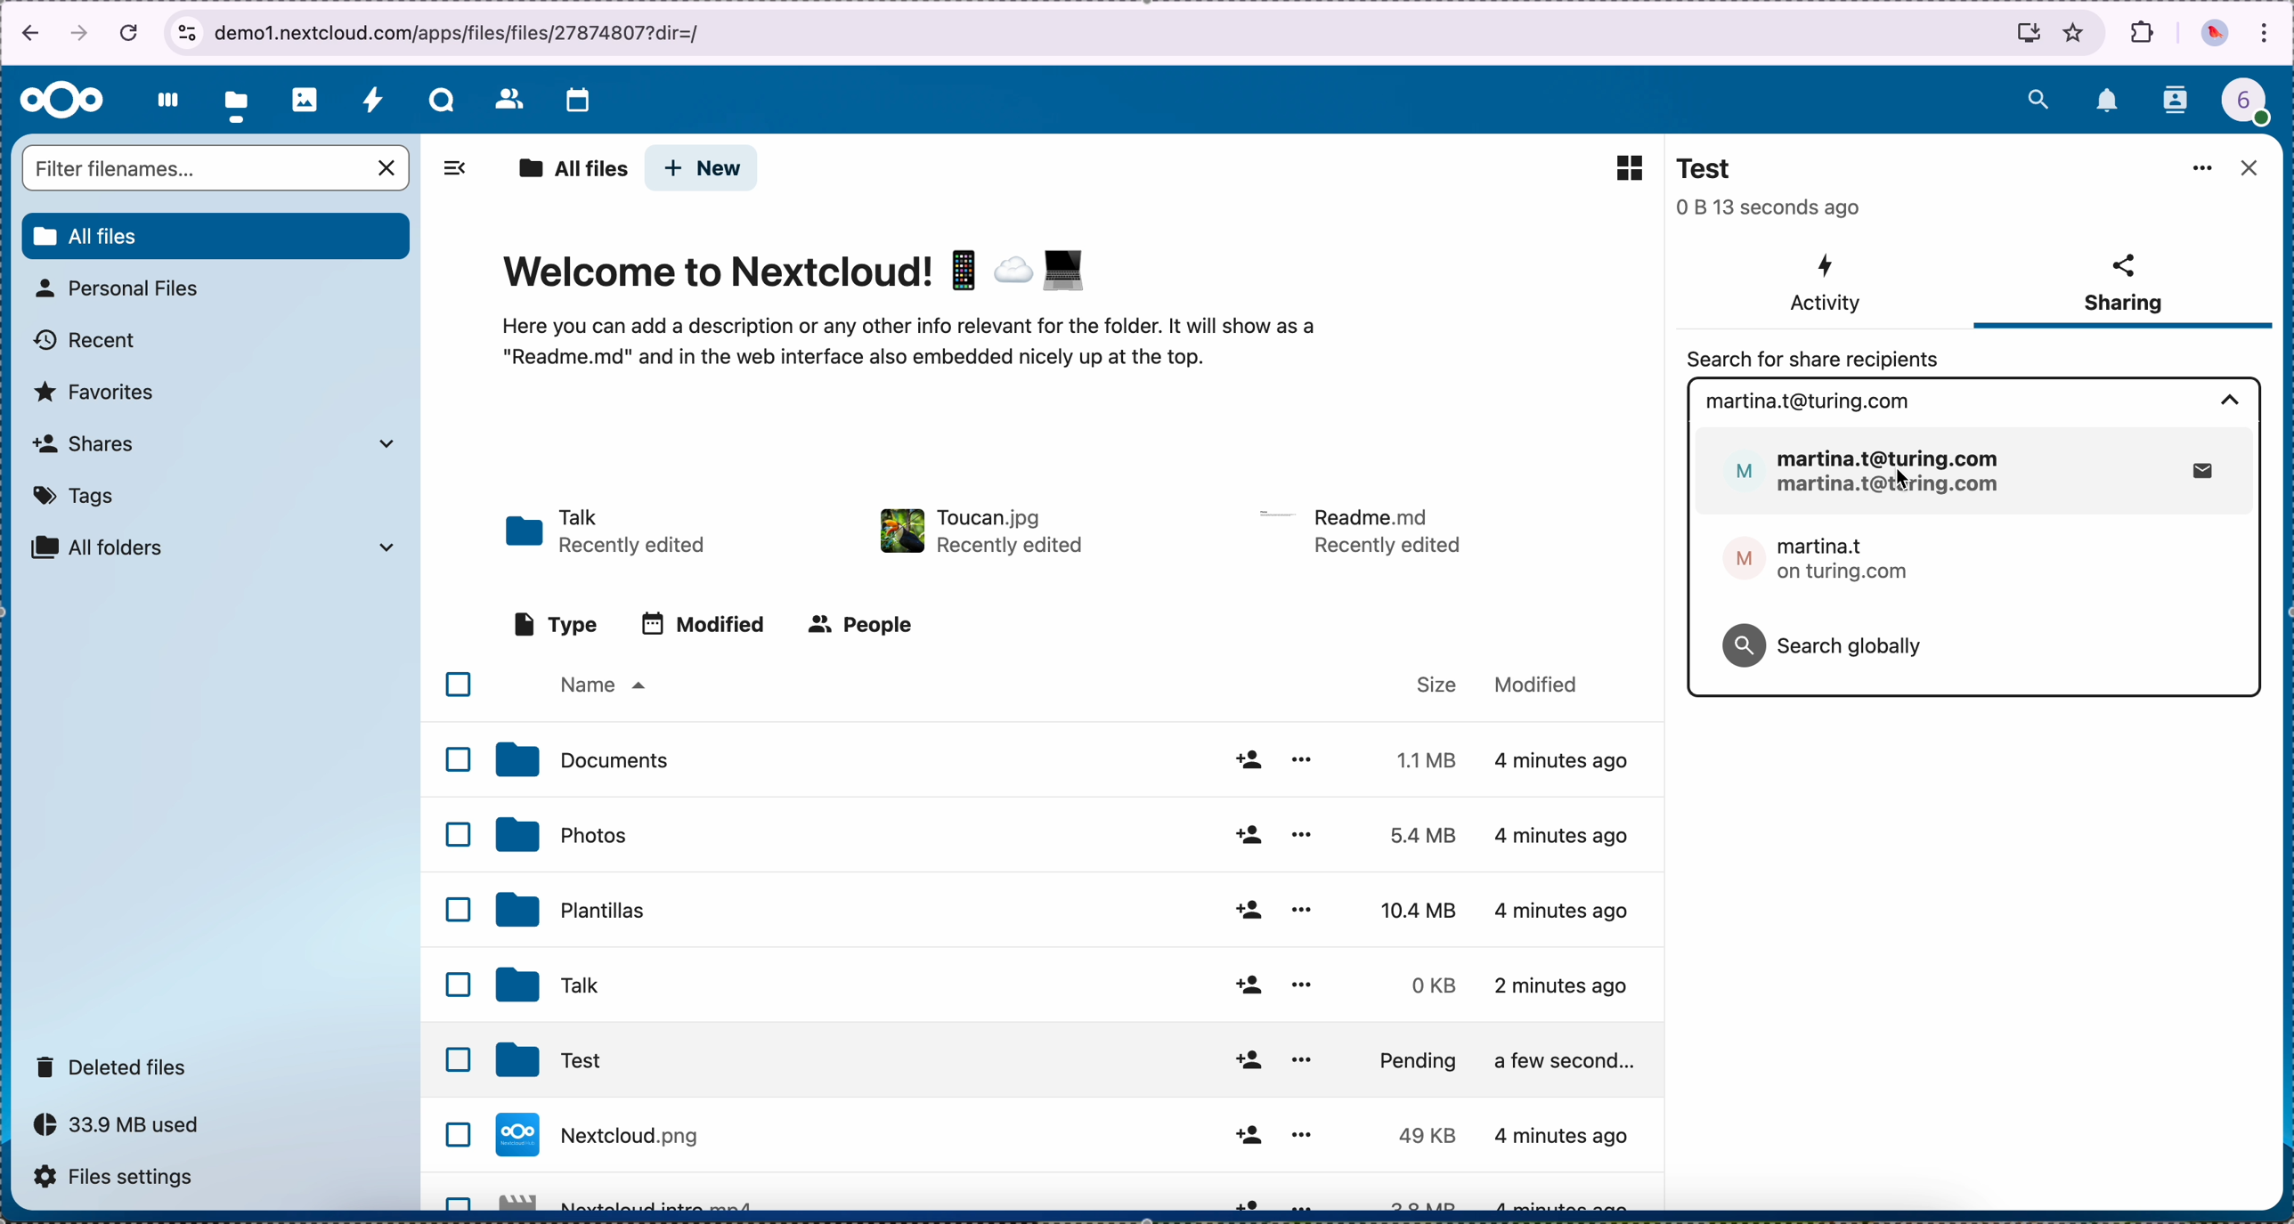 The width and height of the screenshot is (2294, 1224). I want to click on created new folder "Test", so click(2100, 186).